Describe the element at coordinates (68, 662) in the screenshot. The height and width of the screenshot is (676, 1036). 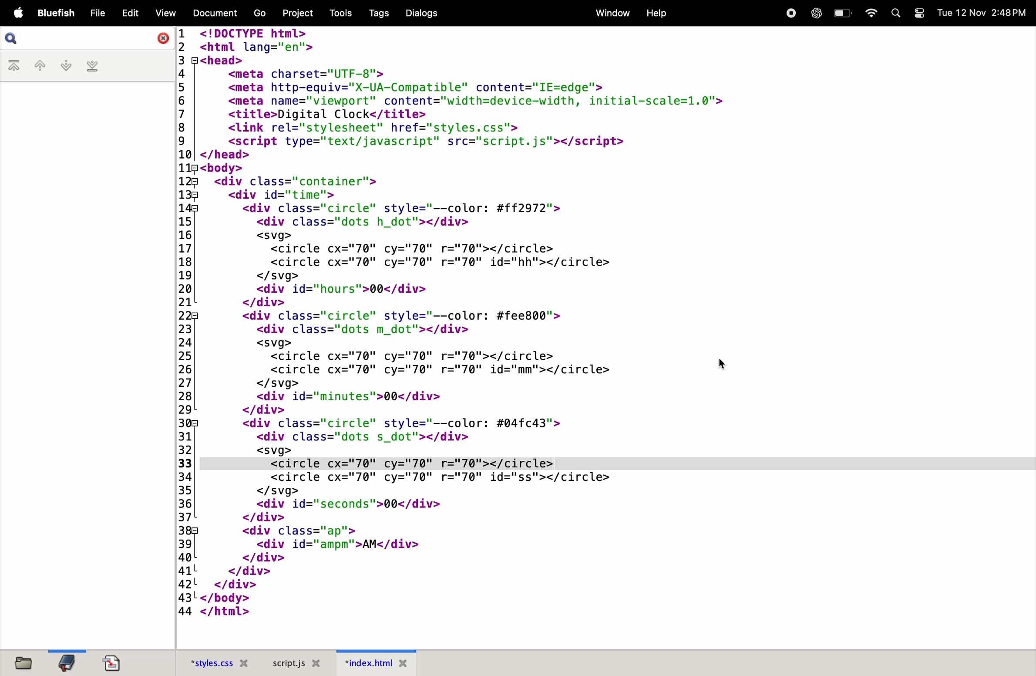
I see `bookmark` at that location.